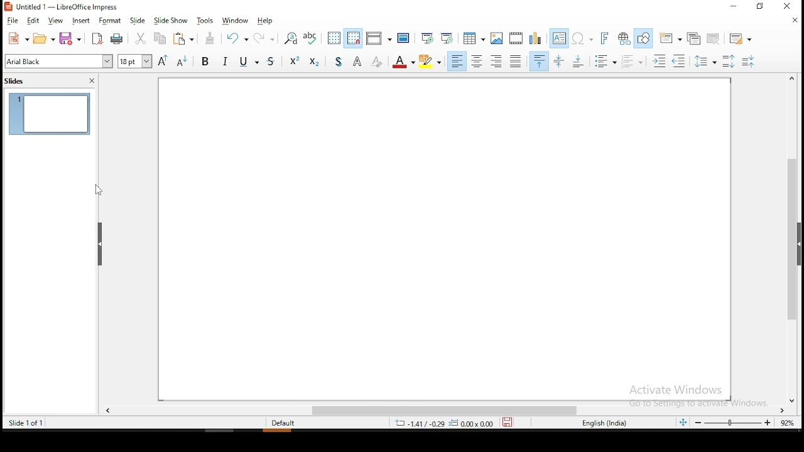  I want to click on display grid, so click(334, 37).